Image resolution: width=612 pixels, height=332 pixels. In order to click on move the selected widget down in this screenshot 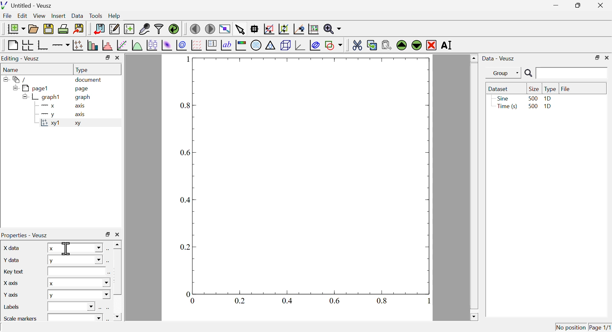, I will do `click(416, 45)`.